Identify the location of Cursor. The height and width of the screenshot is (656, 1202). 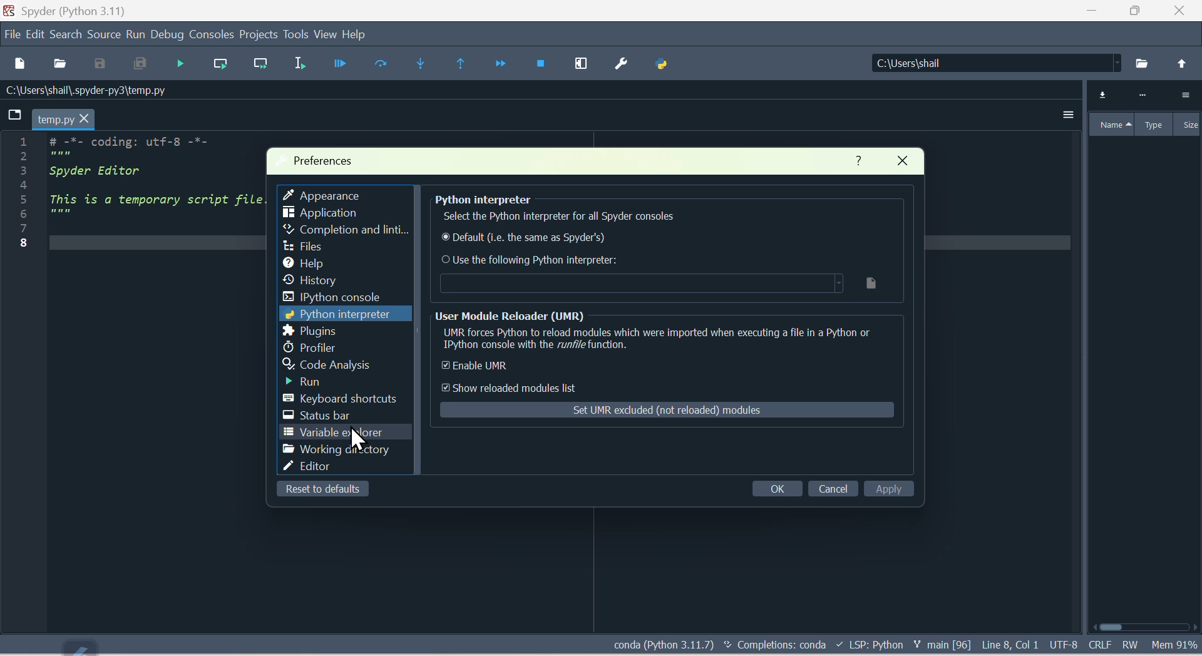
(359, 438).